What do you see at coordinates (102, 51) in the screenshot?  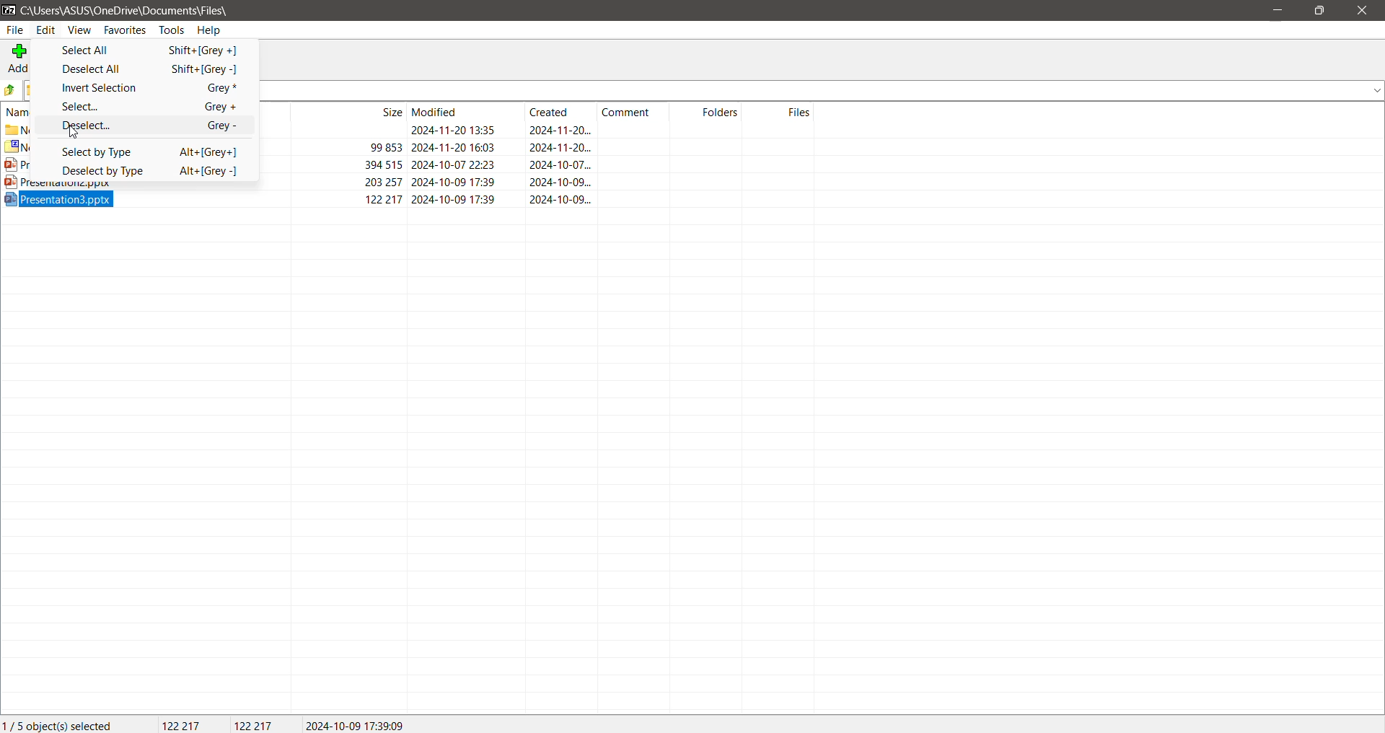 I see `Select All` at bounding box center [102, 51].